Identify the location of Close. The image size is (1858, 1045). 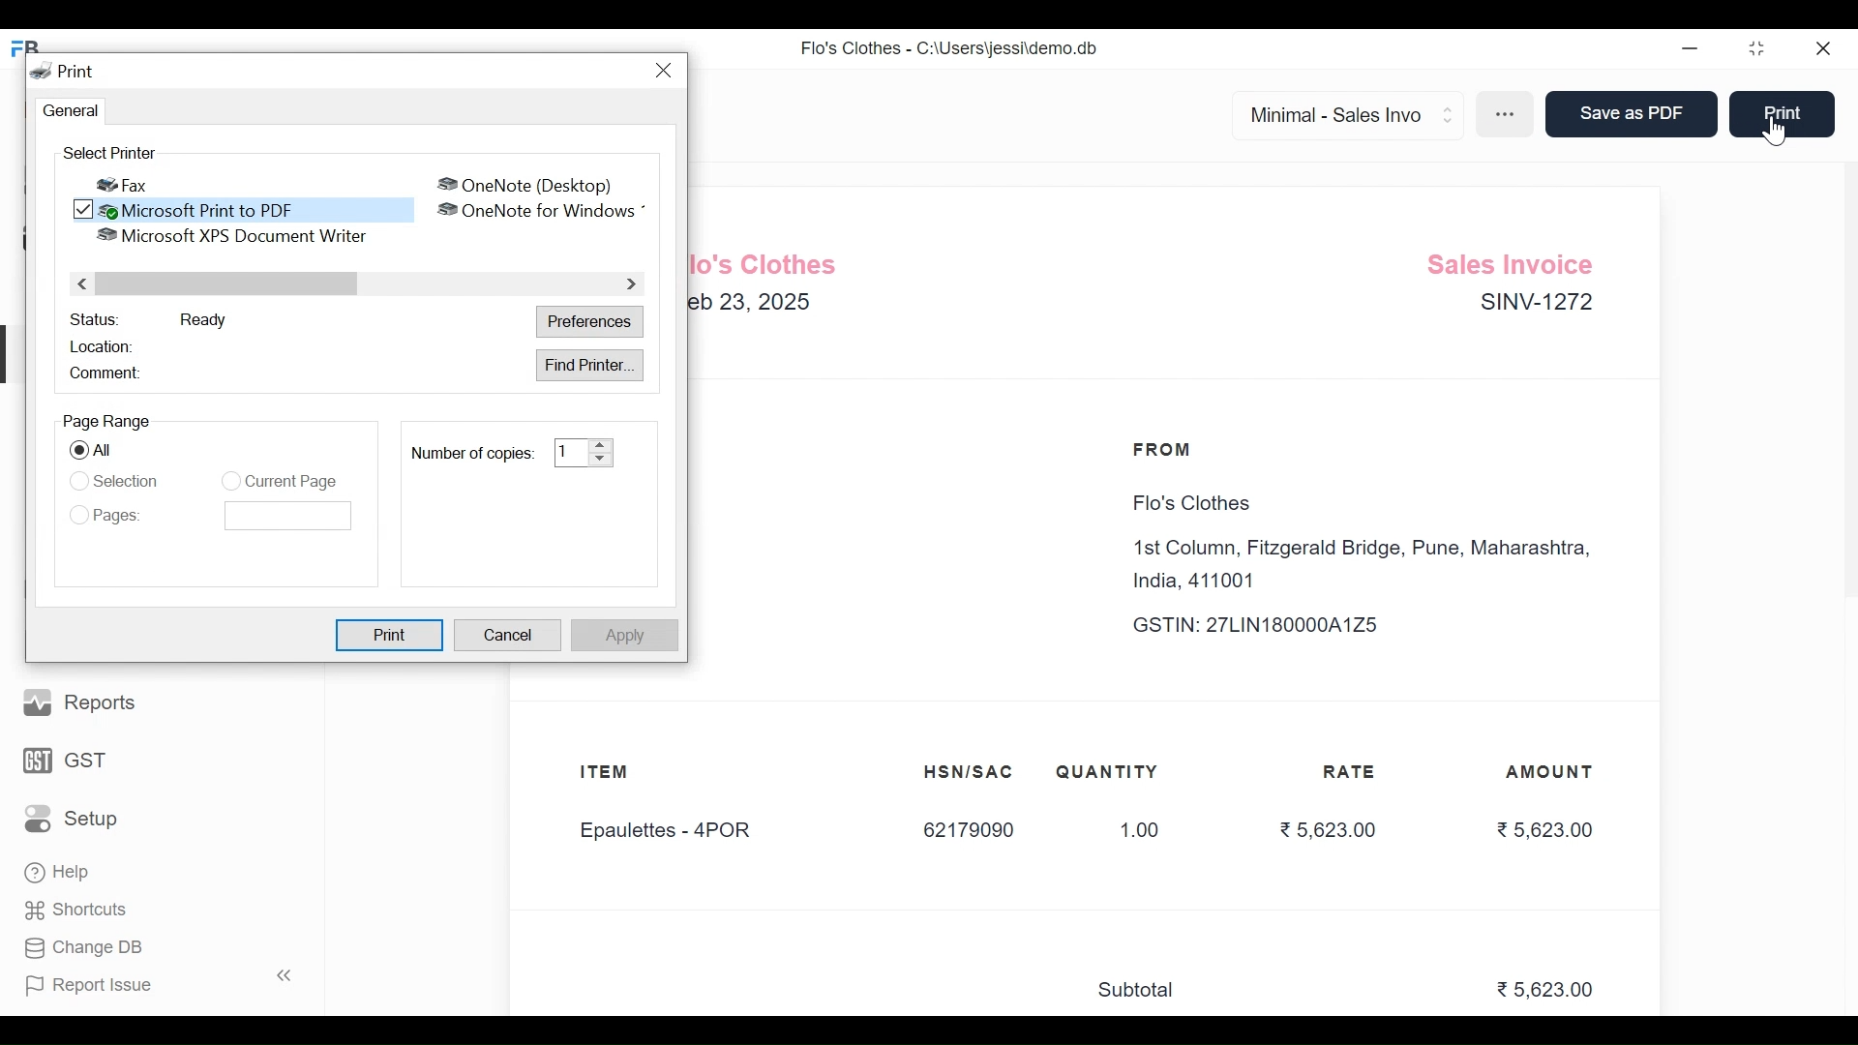
(1824, 50).